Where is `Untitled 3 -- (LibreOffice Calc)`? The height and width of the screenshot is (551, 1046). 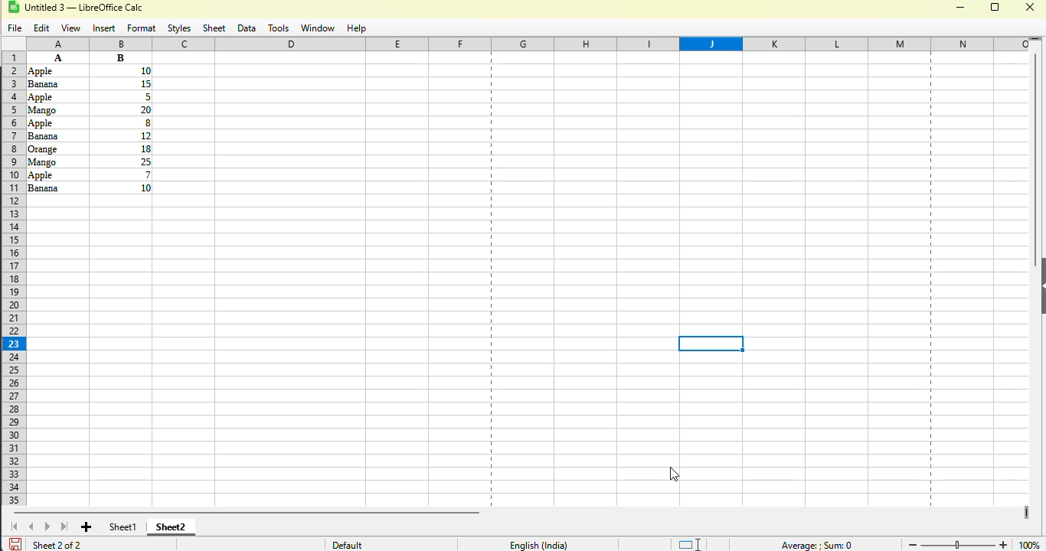
Untitled 3 -- (LibreOffice Calc) is located at coordinates (87, 8).